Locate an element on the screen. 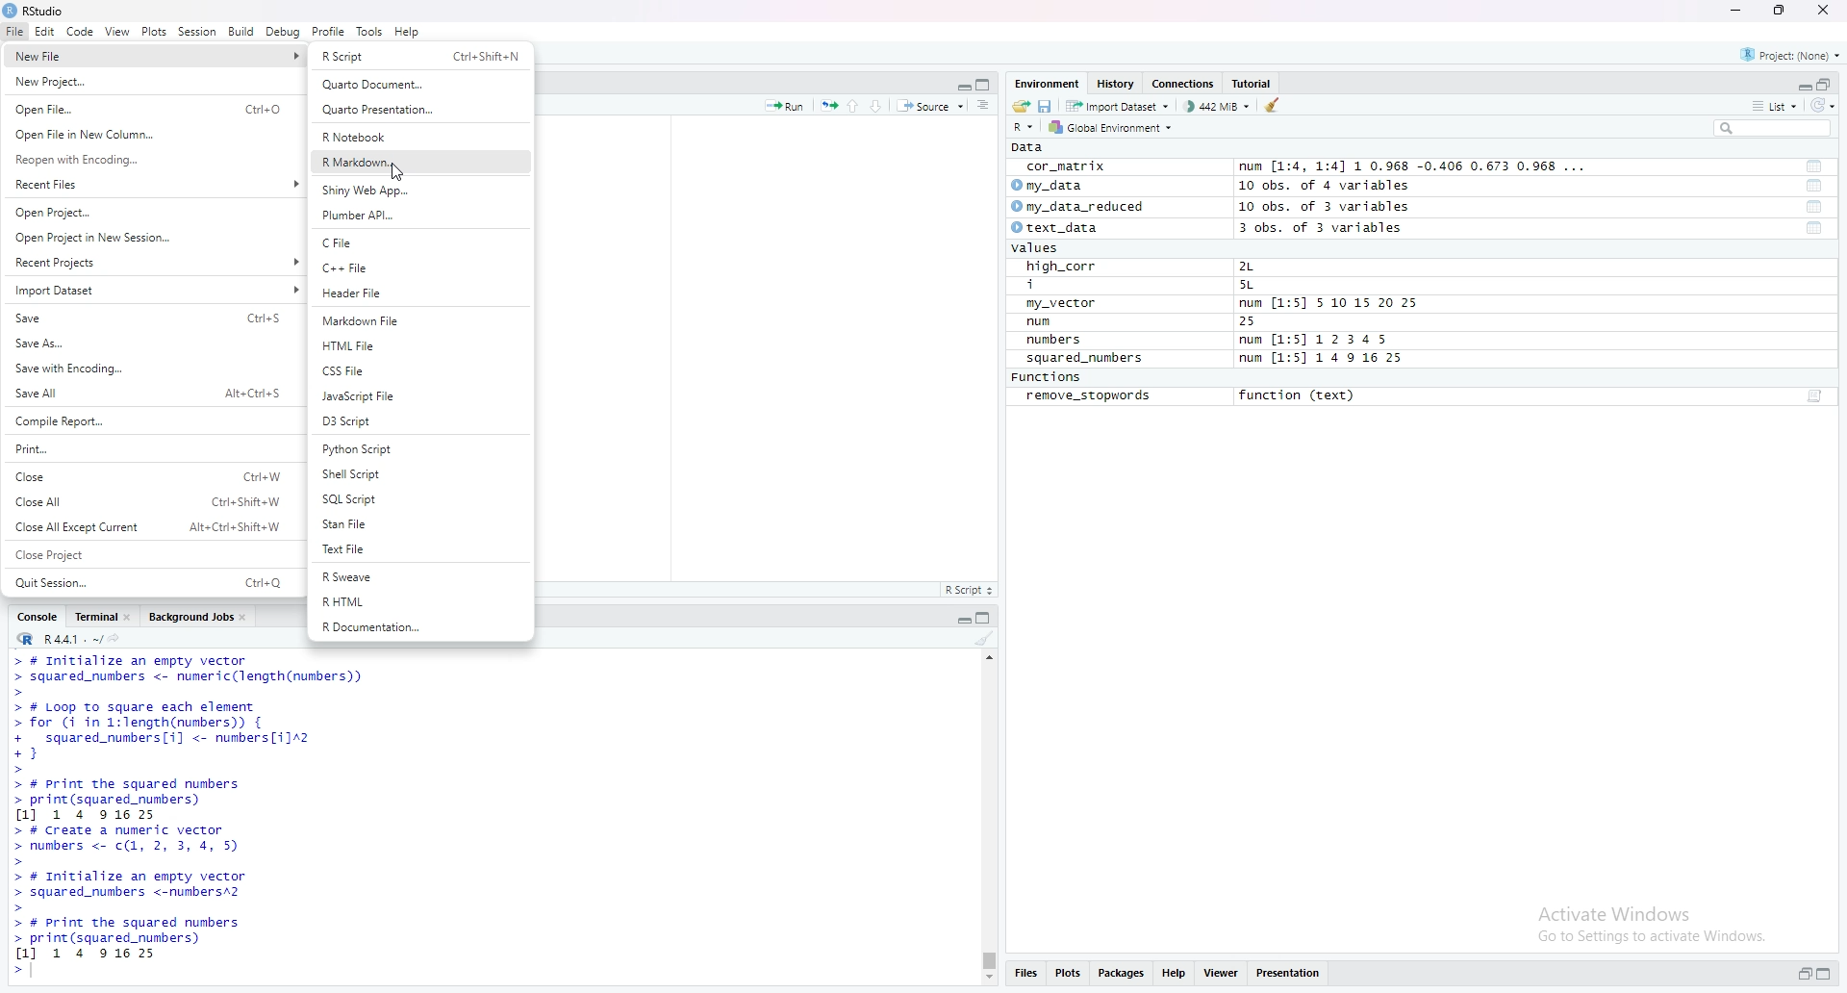 The width and height of the screenshot is (1847, 993). Open Project in New Session... is located at coordinates (149, 238).